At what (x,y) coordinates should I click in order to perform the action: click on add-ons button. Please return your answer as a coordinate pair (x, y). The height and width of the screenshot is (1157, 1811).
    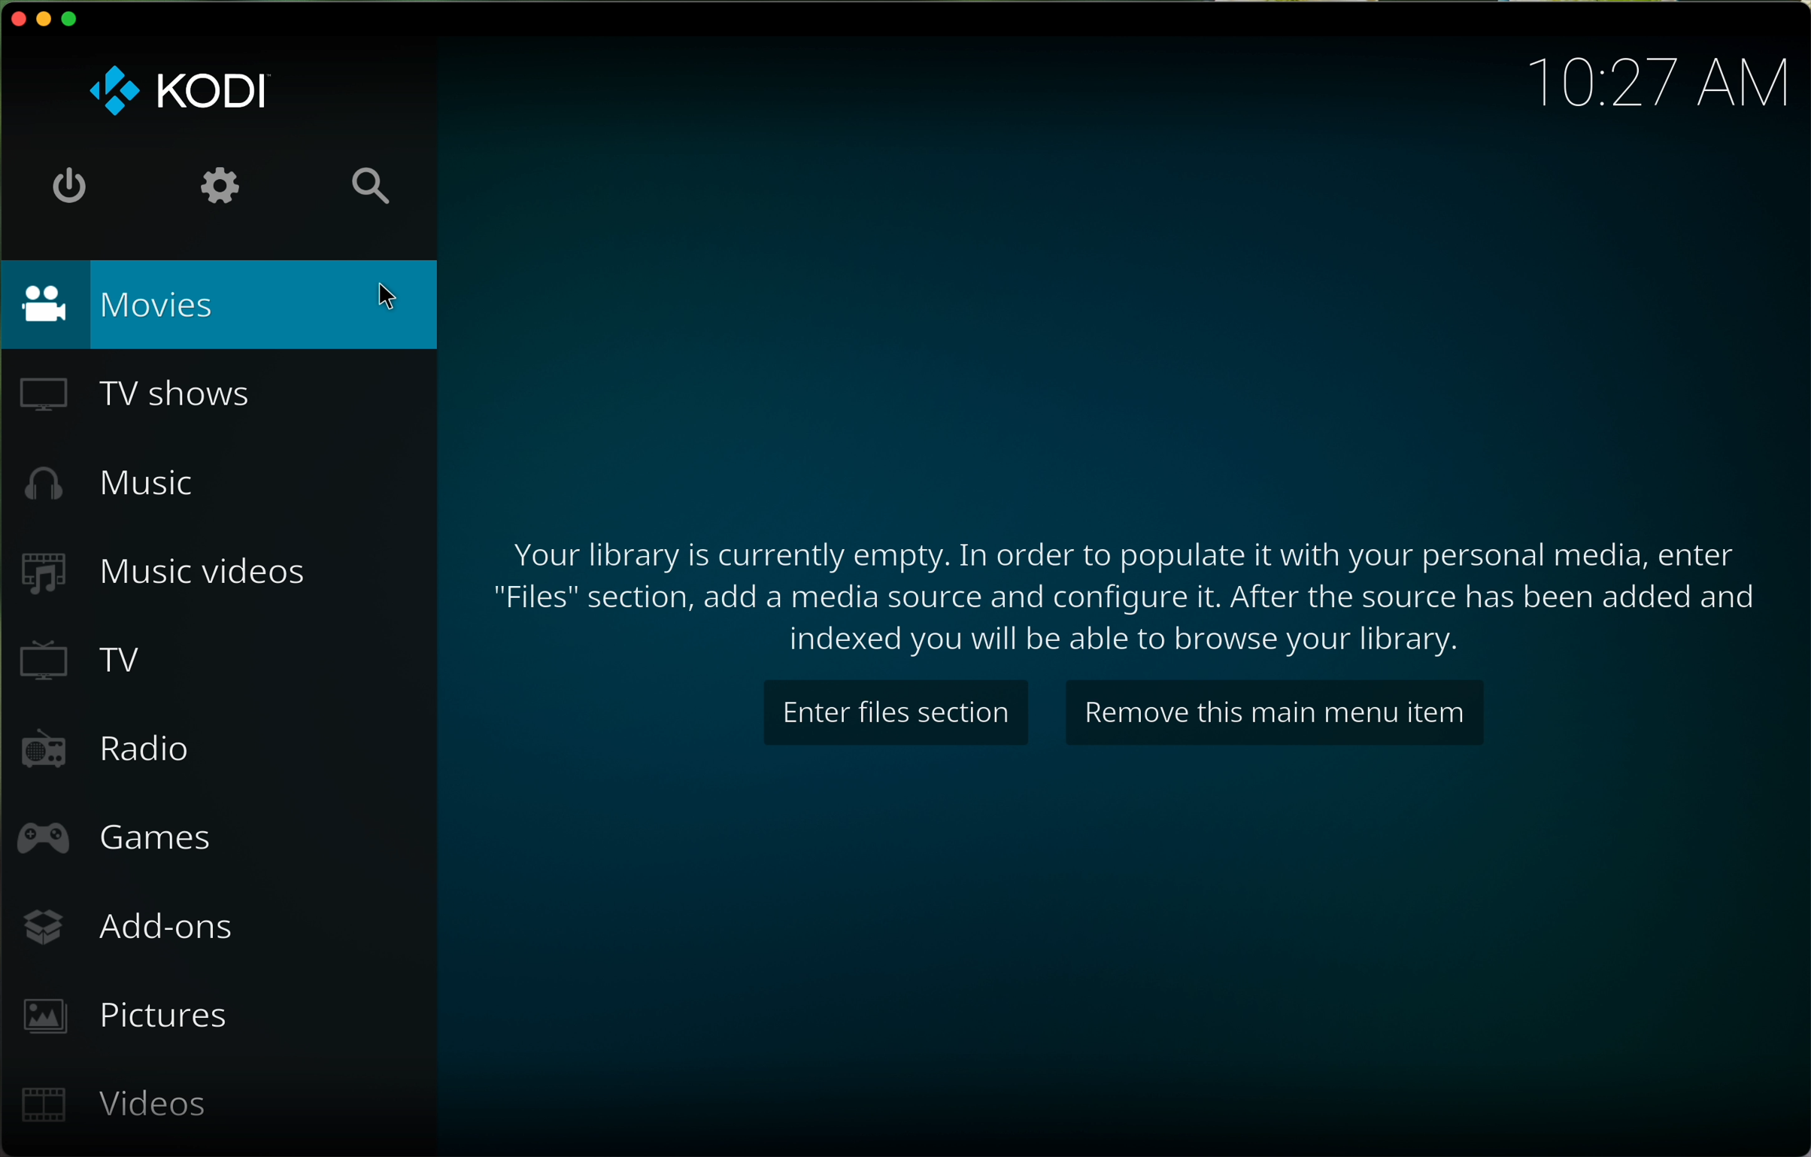
    Looking at the image, I should click on (130, 930).